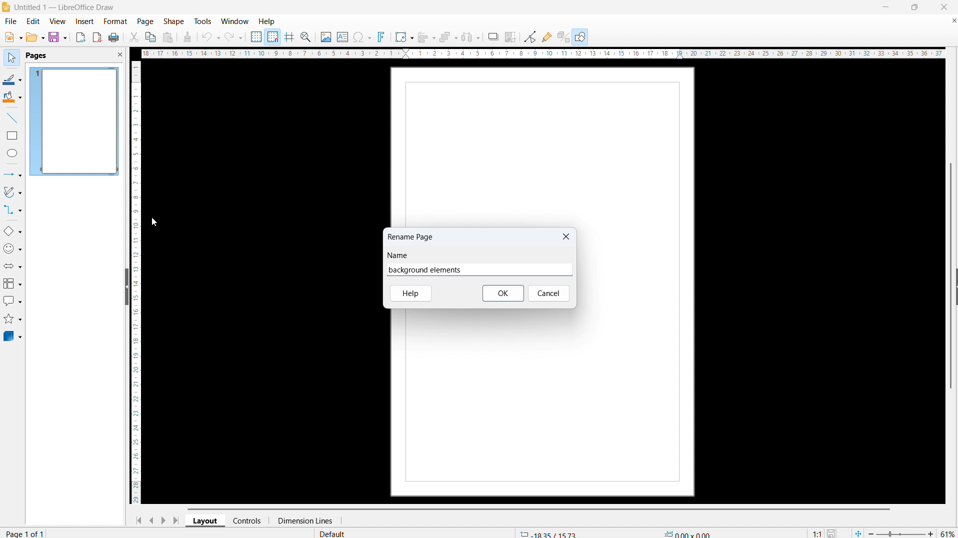 Image resolution: width=958 pixels, height=538 pixels. I want to click on save, so click(58, 37).